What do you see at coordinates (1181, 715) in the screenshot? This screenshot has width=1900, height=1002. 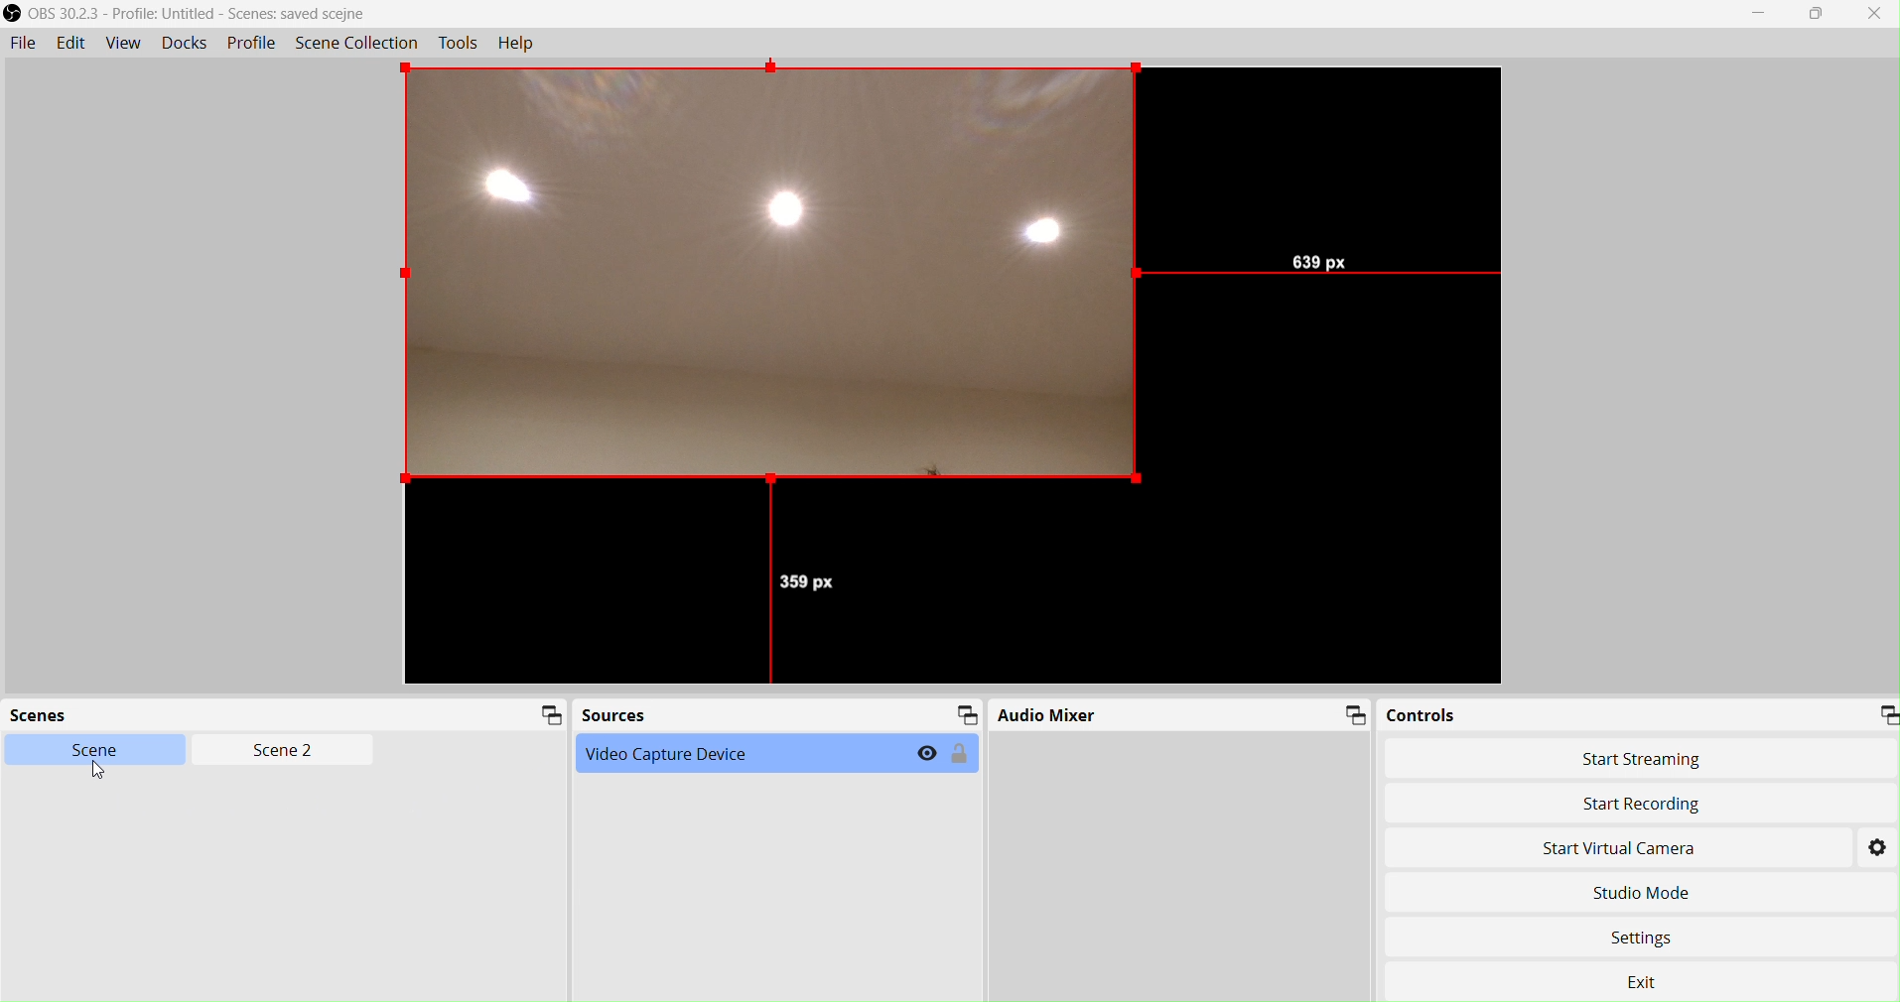 I see `Audio Mixer` at bounding box center [1181, 715].